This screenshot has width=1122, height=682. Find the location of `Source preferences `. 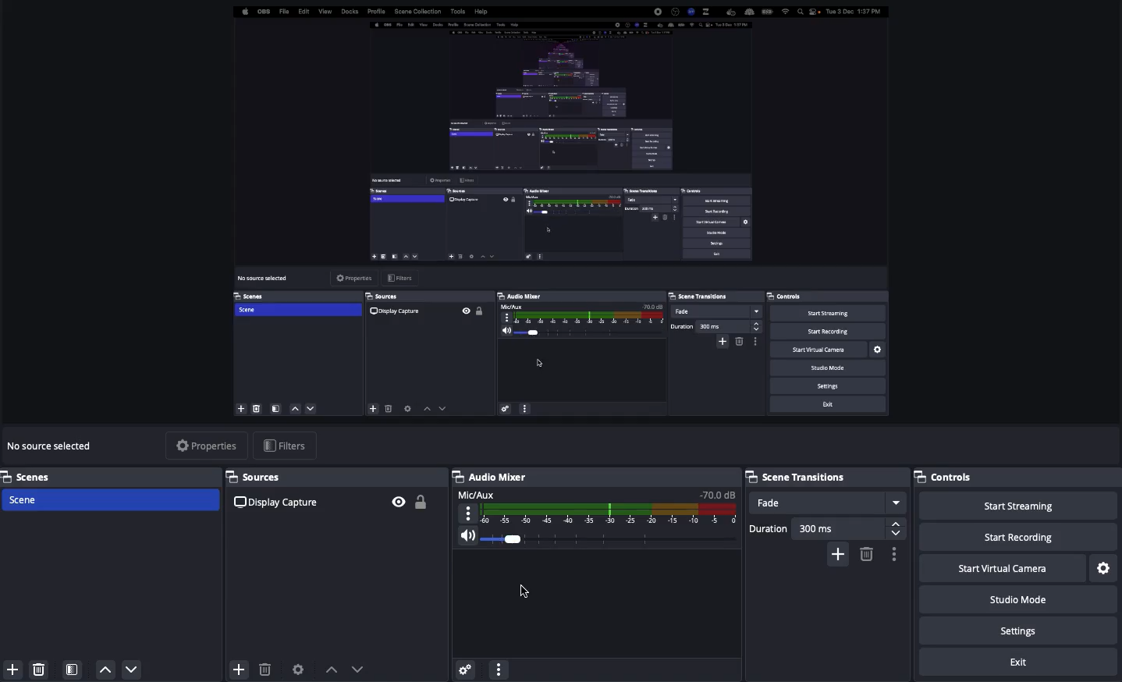

Source preferences  is located at coordinates (300, 668).